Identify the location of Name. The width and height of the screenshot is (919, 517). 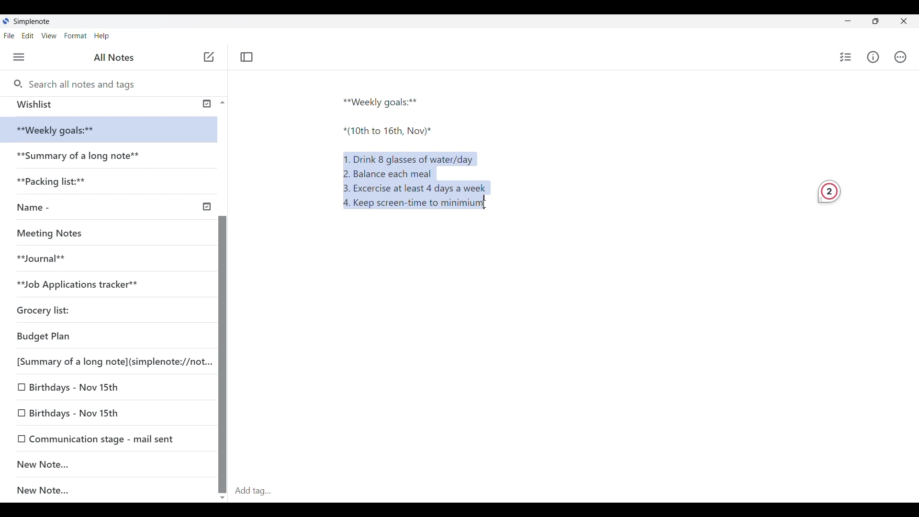
(112, 208).